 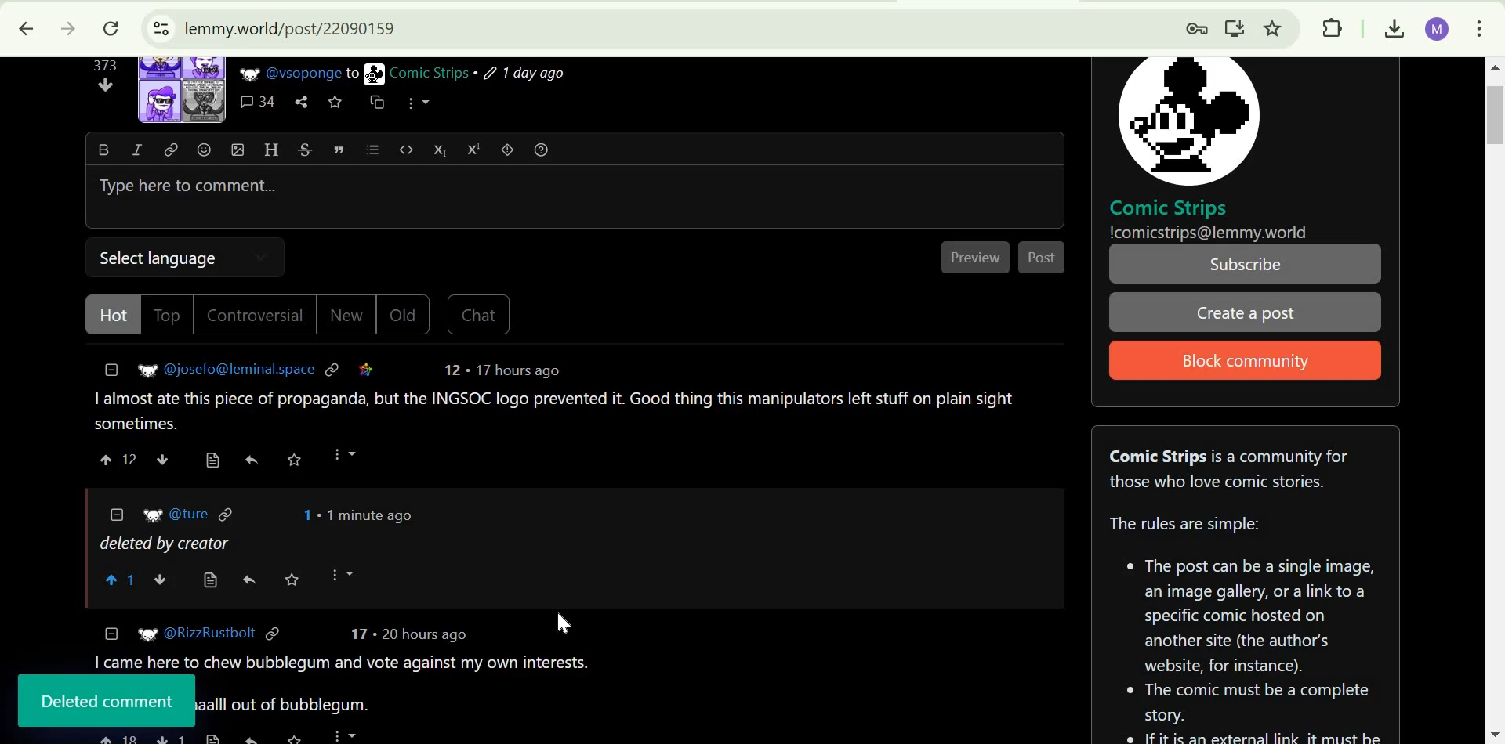 What do you see at coordinates (977, 258) in the screenshot?
I see `Preview` at bounding box center [977, 258].